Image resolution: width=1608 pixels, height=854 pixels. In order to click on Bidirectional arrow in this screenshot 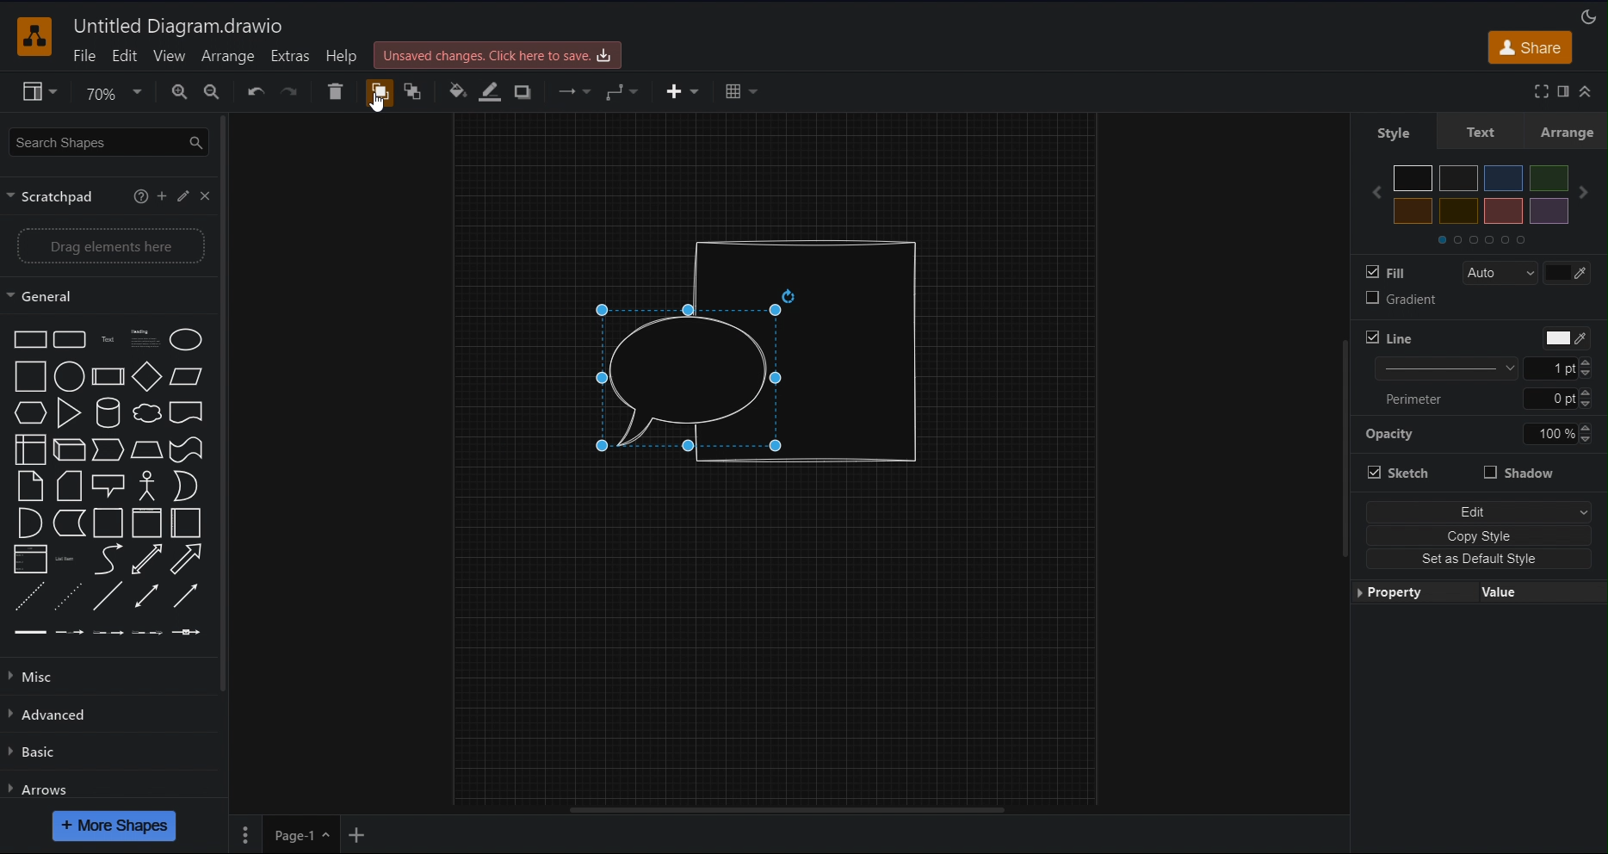, I will do `click(146, 559)`.